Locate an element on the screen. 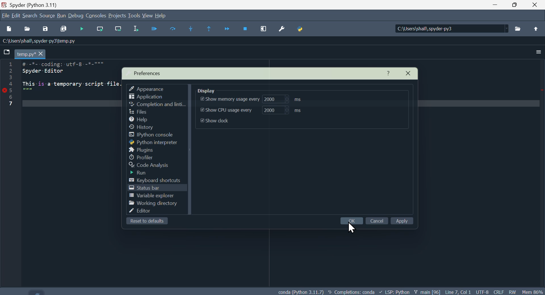 The width and height of the screenshot is (545, 295). Profiler is located at coordinates (144, 157).